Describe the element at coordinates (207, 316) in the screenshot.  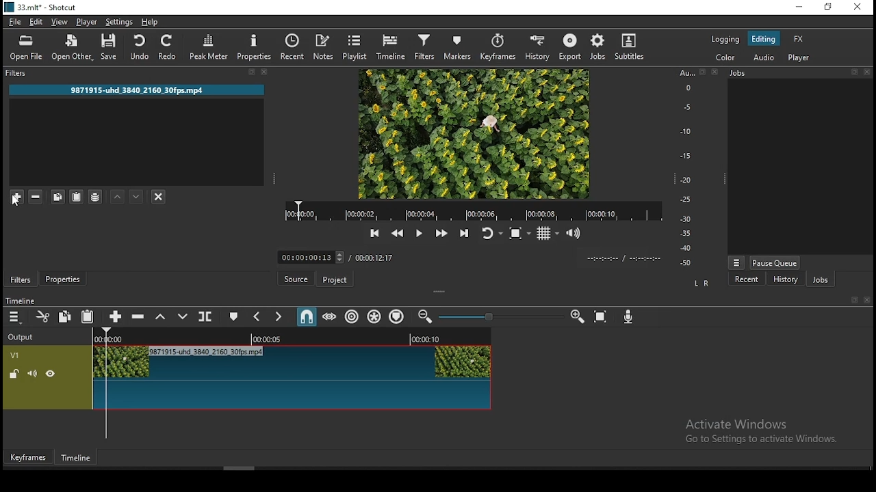
I see `split at playhead` at that location.